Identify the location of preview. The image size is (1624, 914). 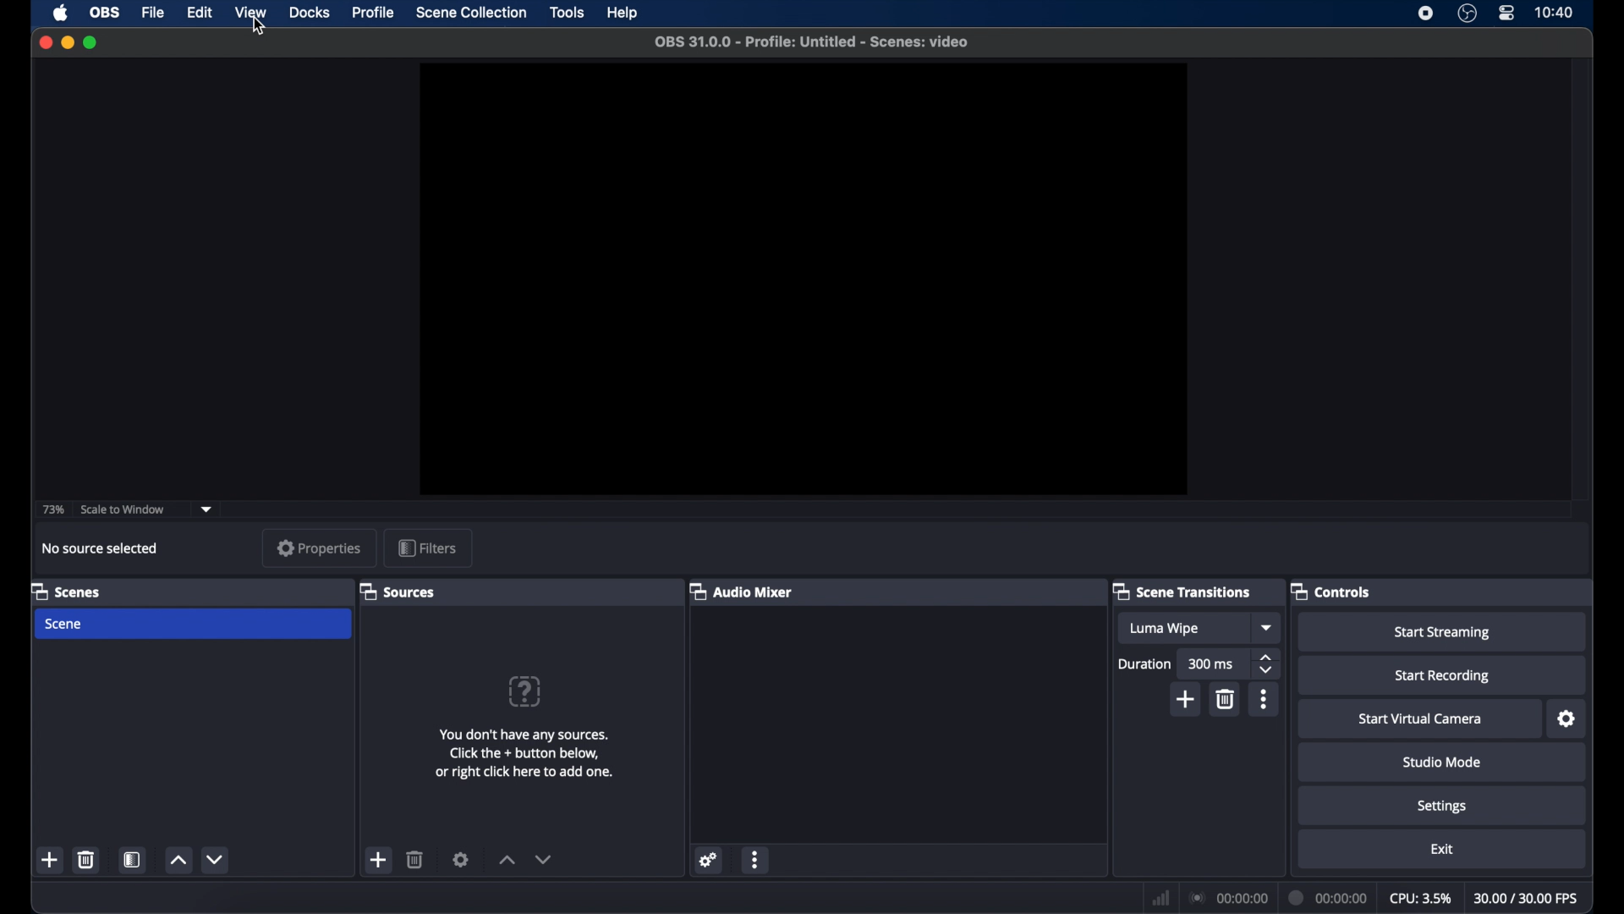
(803, 281).